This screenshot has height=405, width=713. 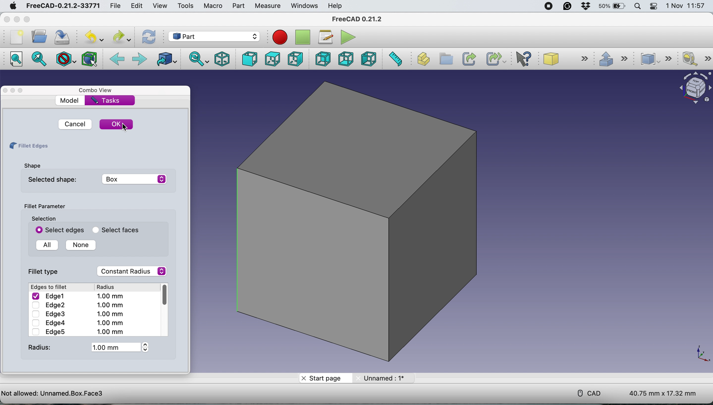 What do you see at coordinates (569, 6) in the screenshot?
I see `grammarly` at bounding box center [569, 6].